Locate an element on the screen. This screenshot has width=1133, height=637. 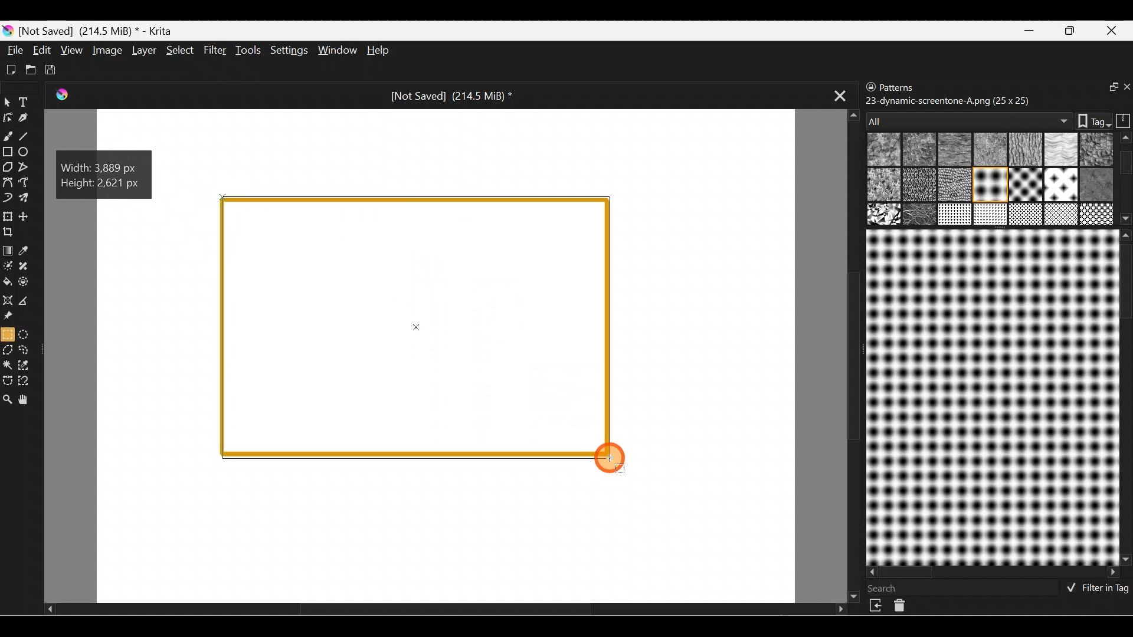
18 texture_bark.png is located at coordinates (1024, 215).